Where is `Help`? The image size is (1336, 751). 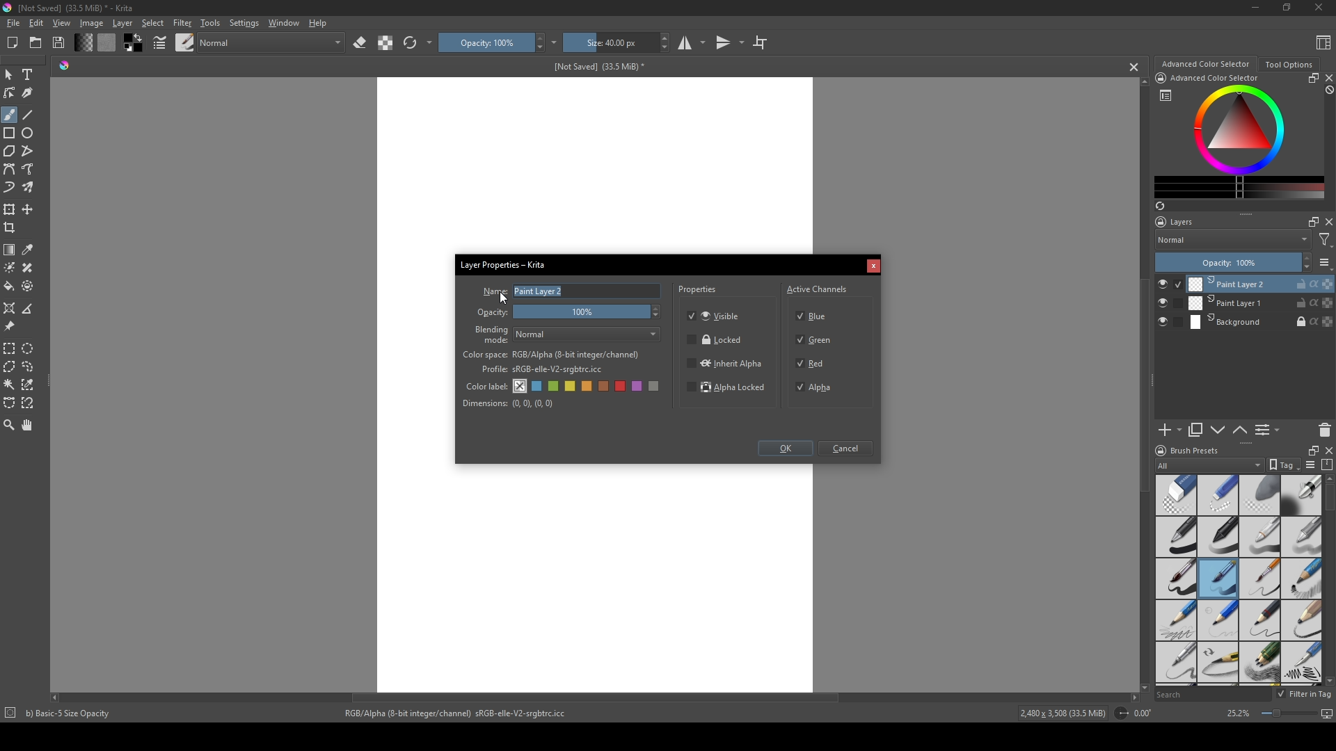 Help is located at coordinates (319, 22).